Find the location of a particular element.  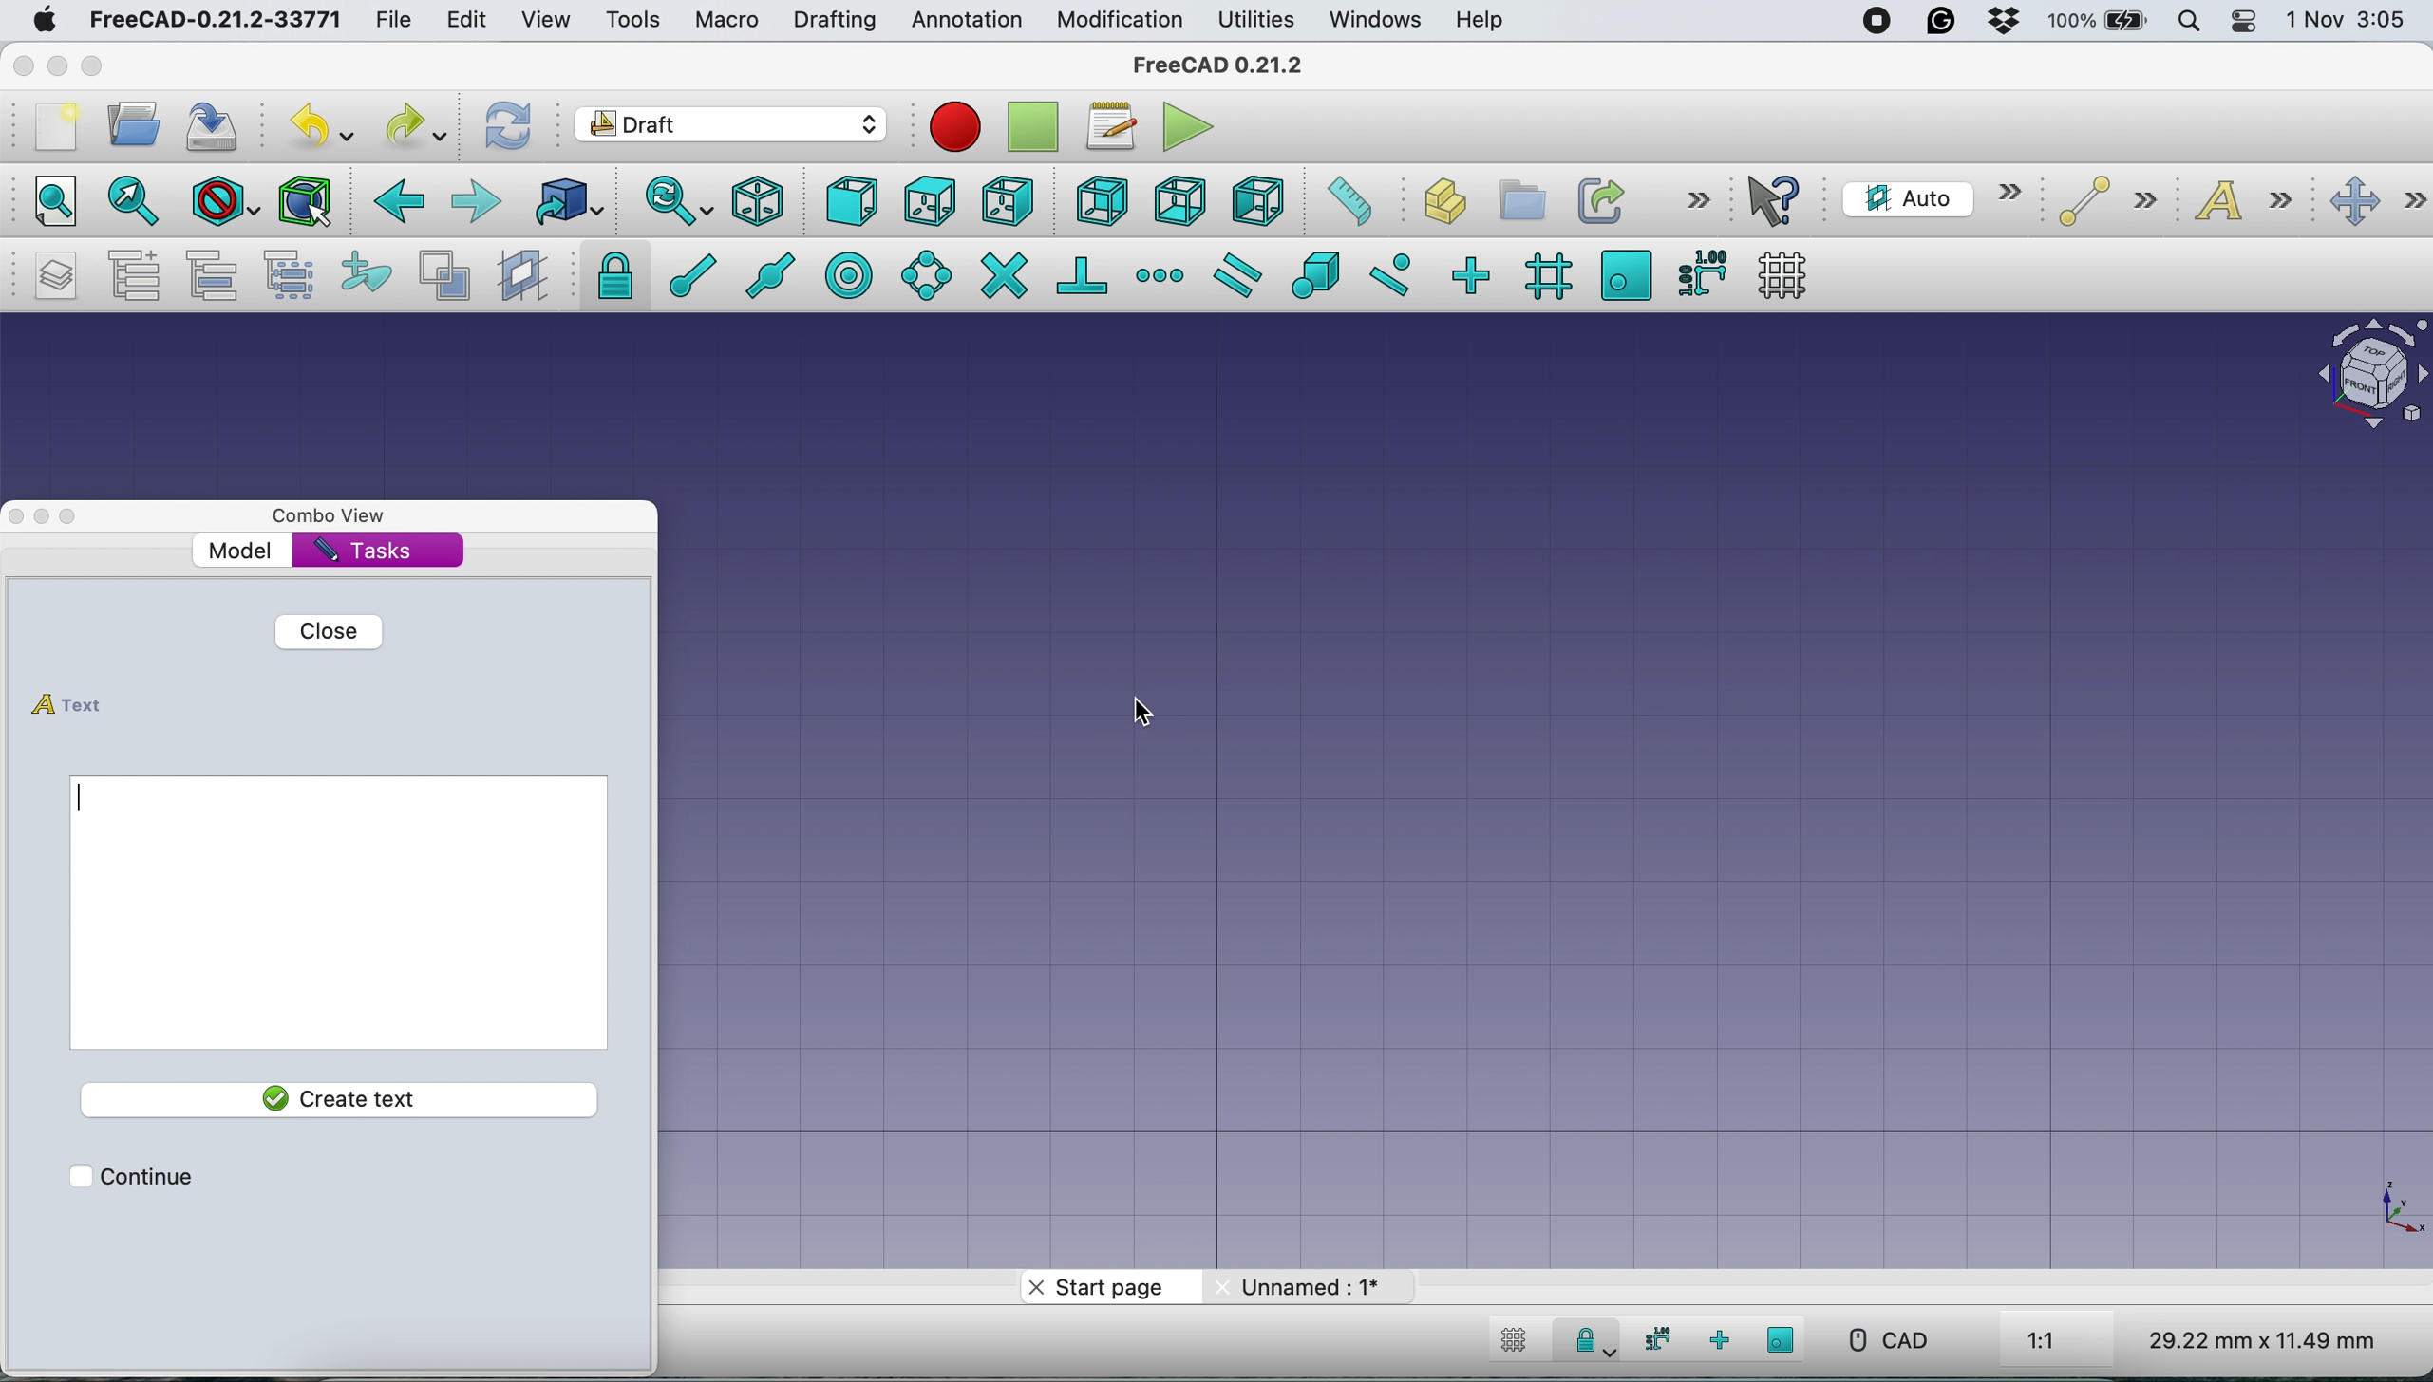

forward is located at coordinates (474, 202).